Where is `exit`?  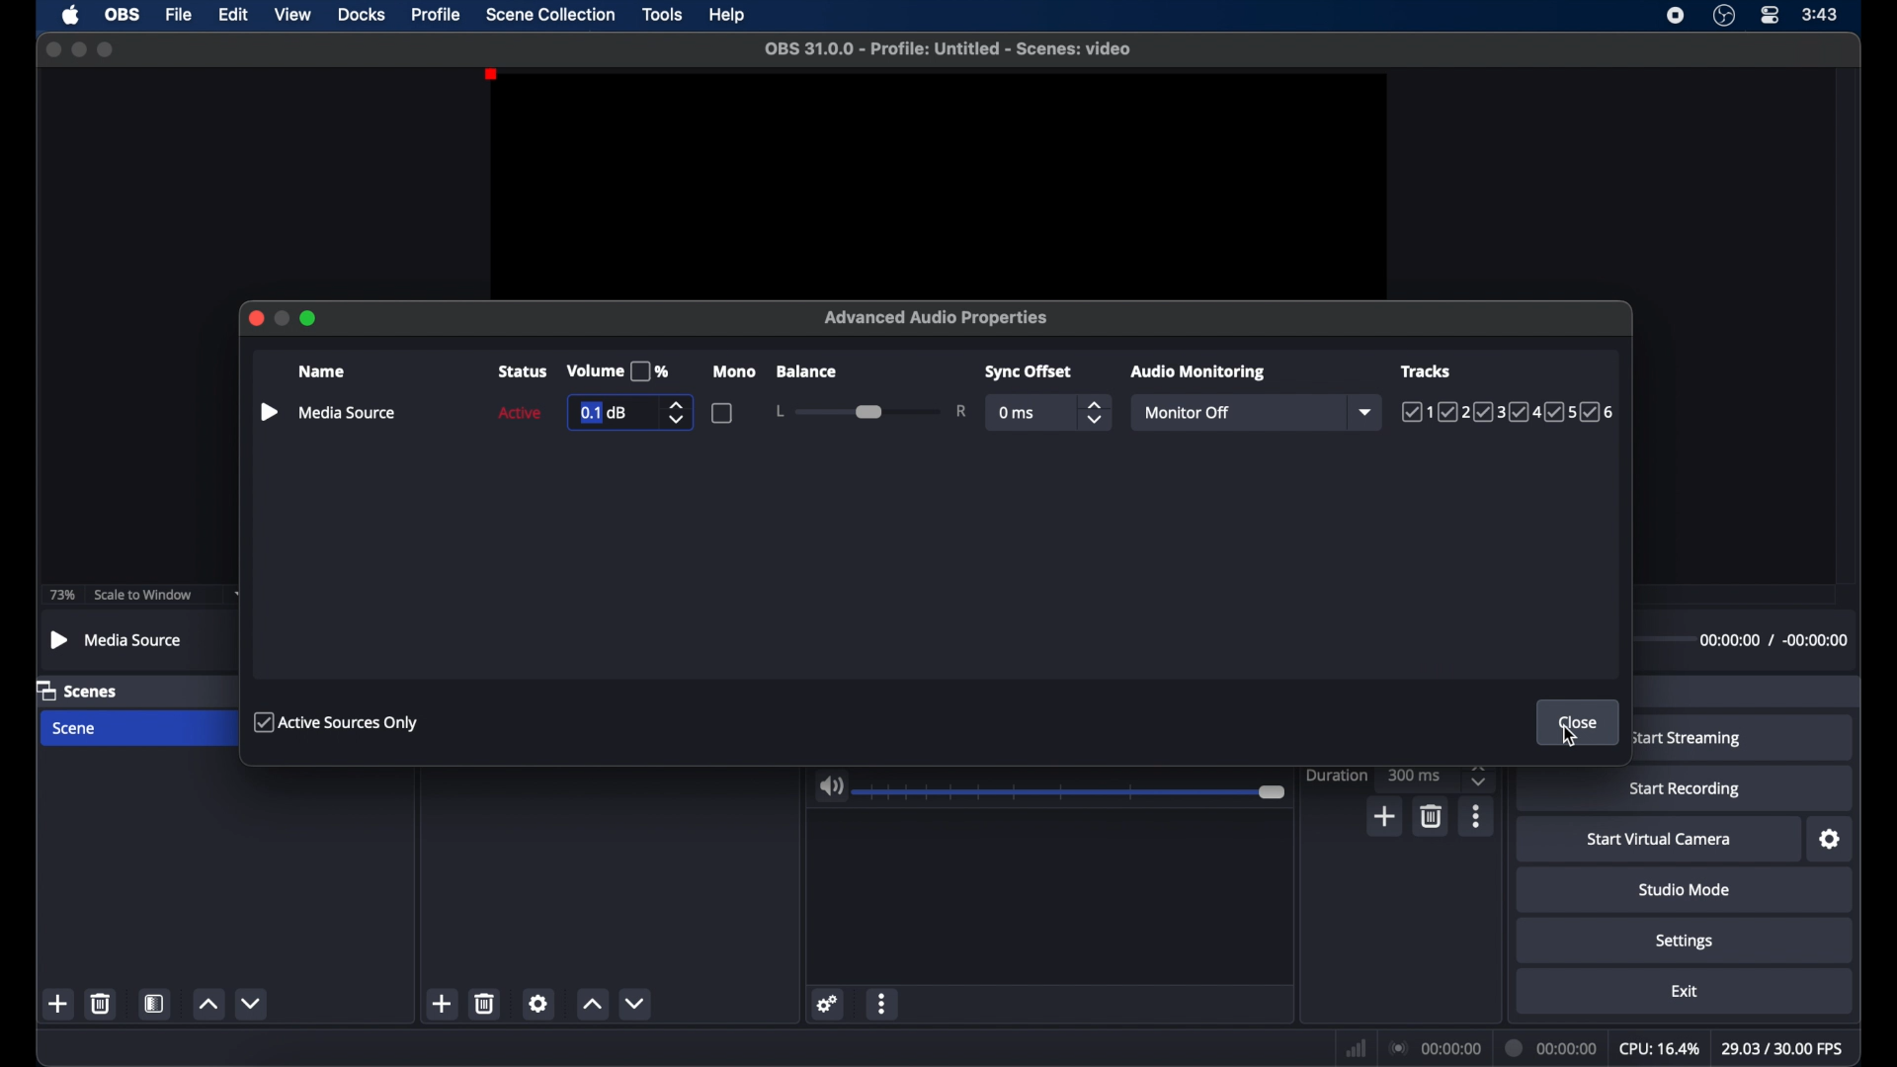 exit is located at coordinates (1688, 992).